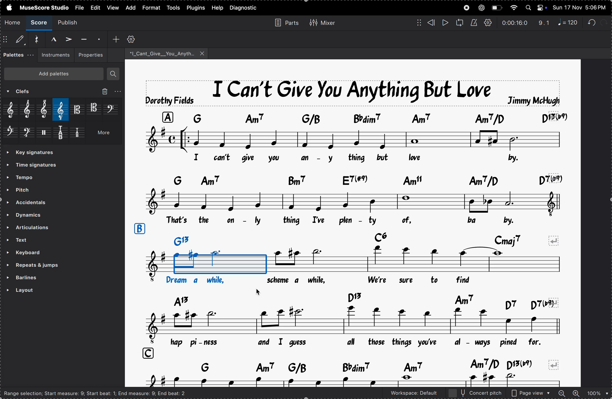 Image resolution: width=612 pixels, height=399 pixels. What do you see at coordinates (322, 22) in the screenshot?
I see `mixer` at bounding box center [322, 22].